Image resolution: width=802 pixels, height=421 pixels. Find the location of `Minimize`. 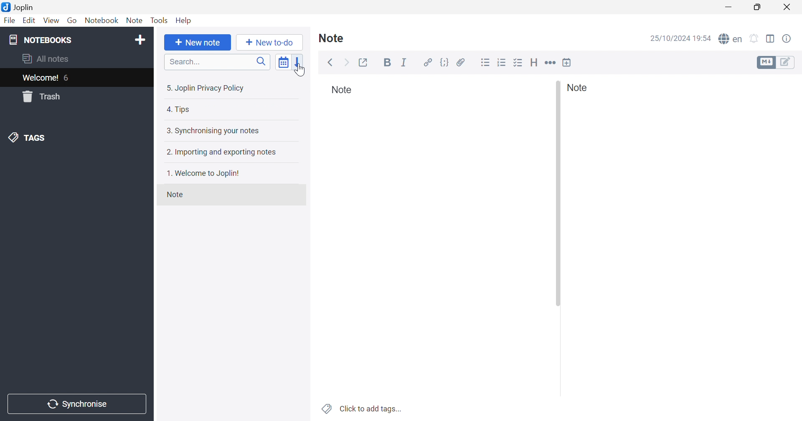

Minimize is located at coordinates (729, 7).